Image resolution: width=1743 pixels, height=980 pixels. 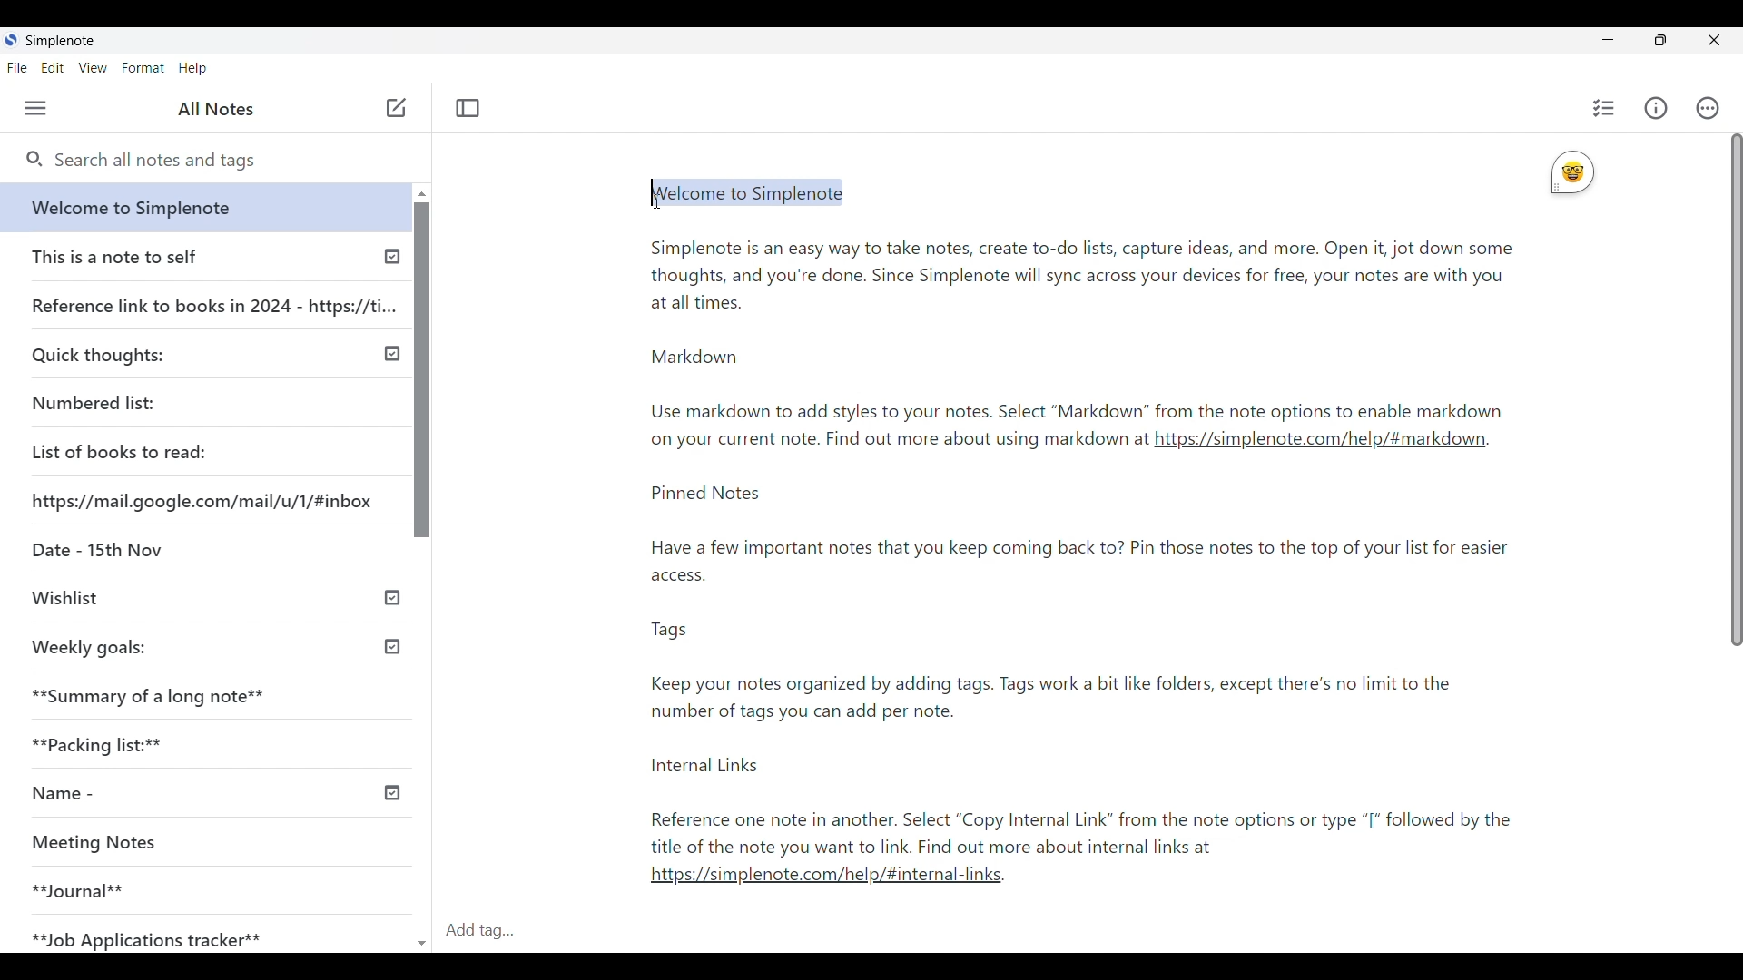 I want to click on Insert checklist, so click(x=1604, y=108).